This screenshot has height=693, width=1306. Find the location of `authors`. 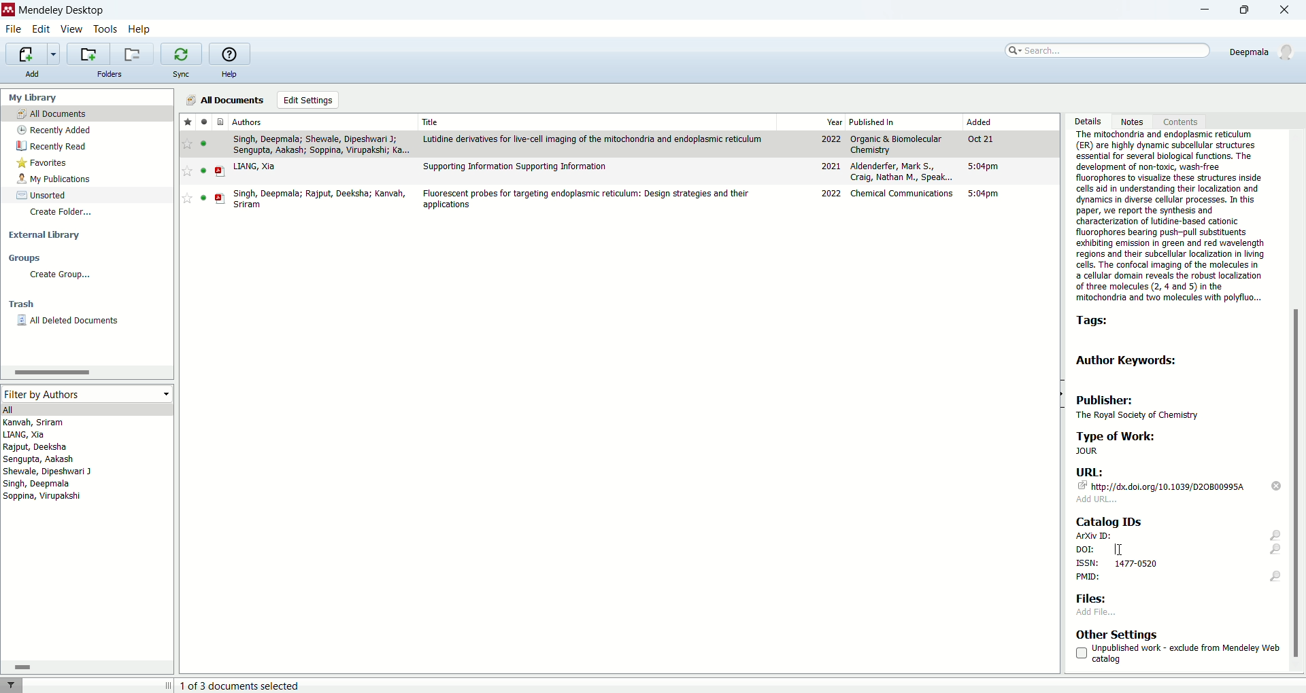

authors is located at coordinates (248, 122).